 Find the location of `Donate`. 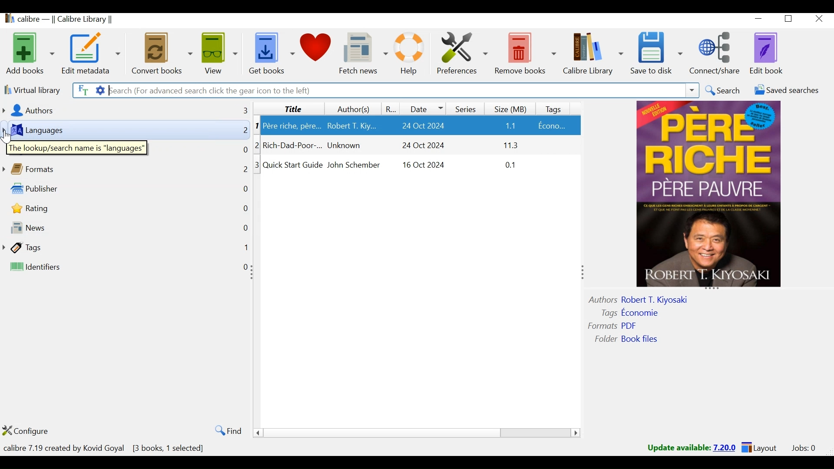

Donate is located at coordinates (318, 53).